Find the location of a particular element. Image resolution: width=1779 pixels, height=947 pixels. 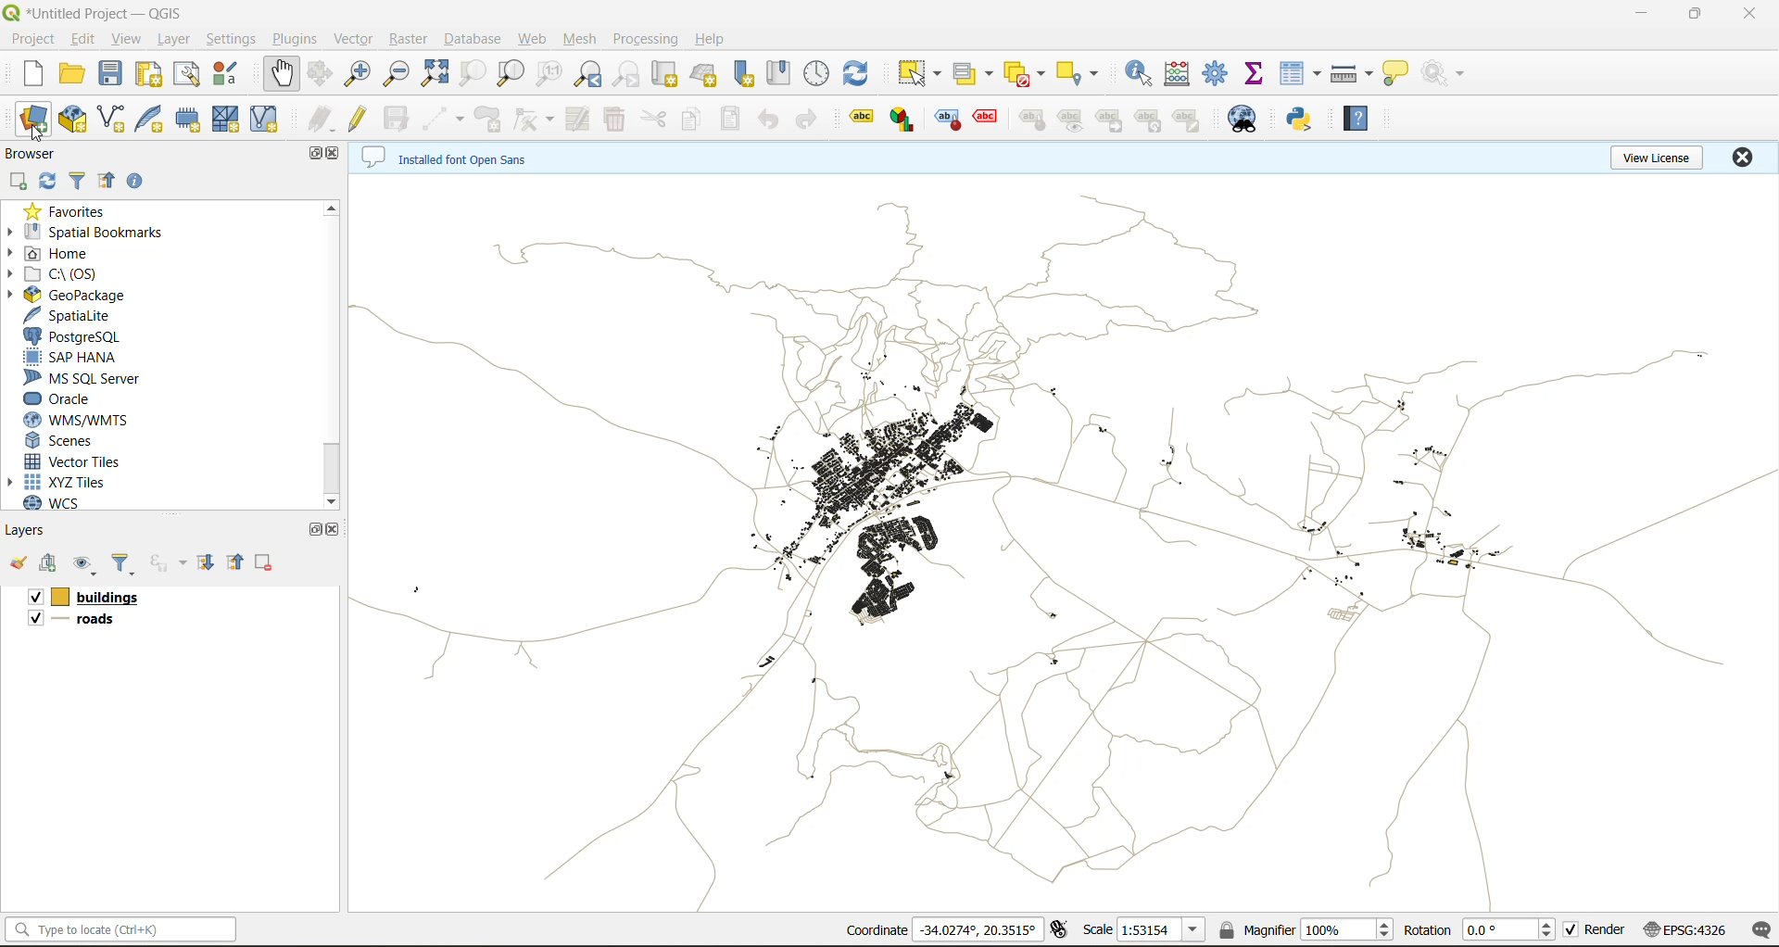

rotation is located at coordinates (1427, 930).